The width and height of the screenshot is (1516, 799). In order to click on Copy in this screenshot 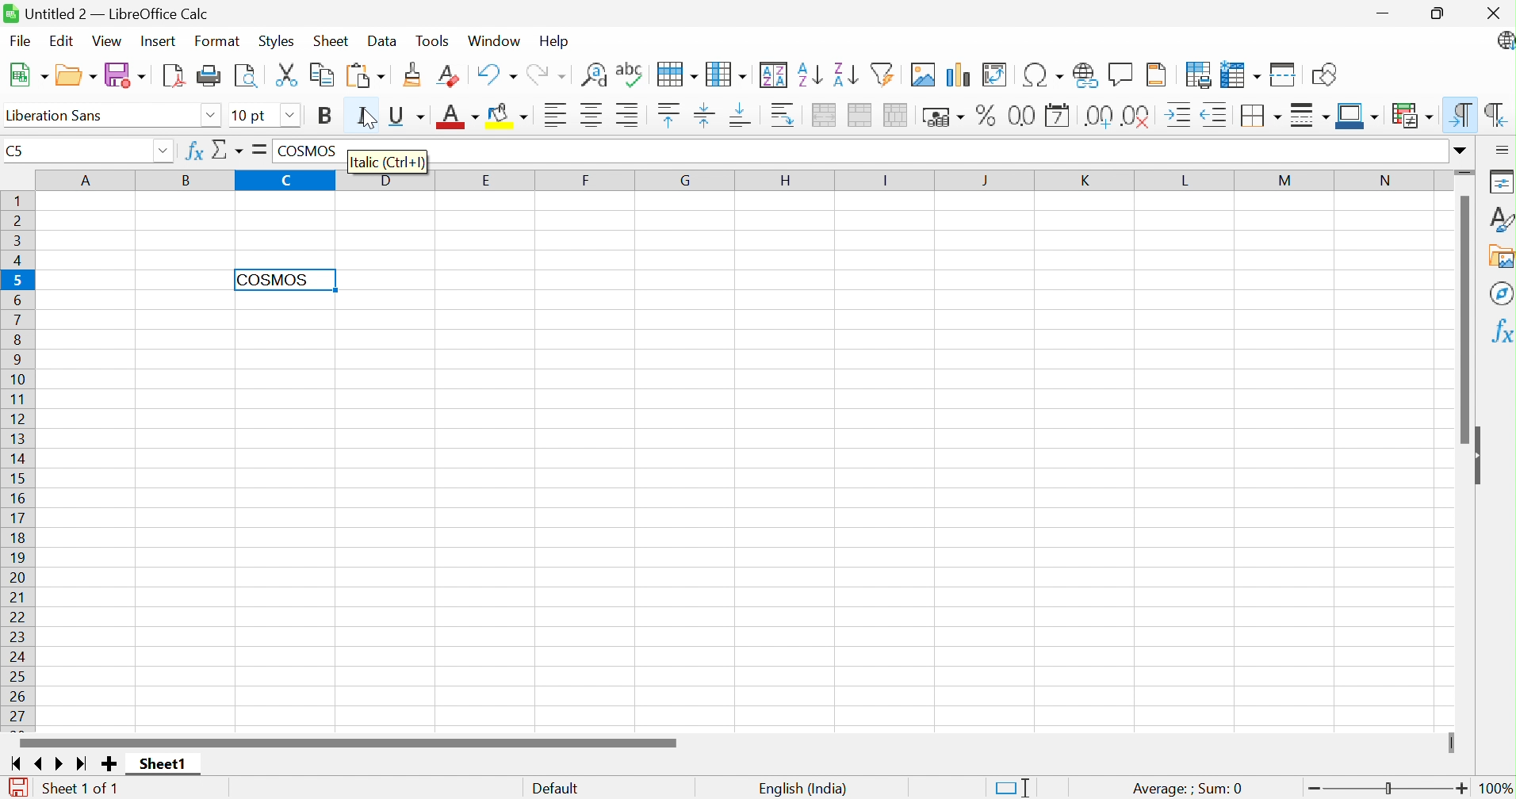, I will do `click(320, 76)`.